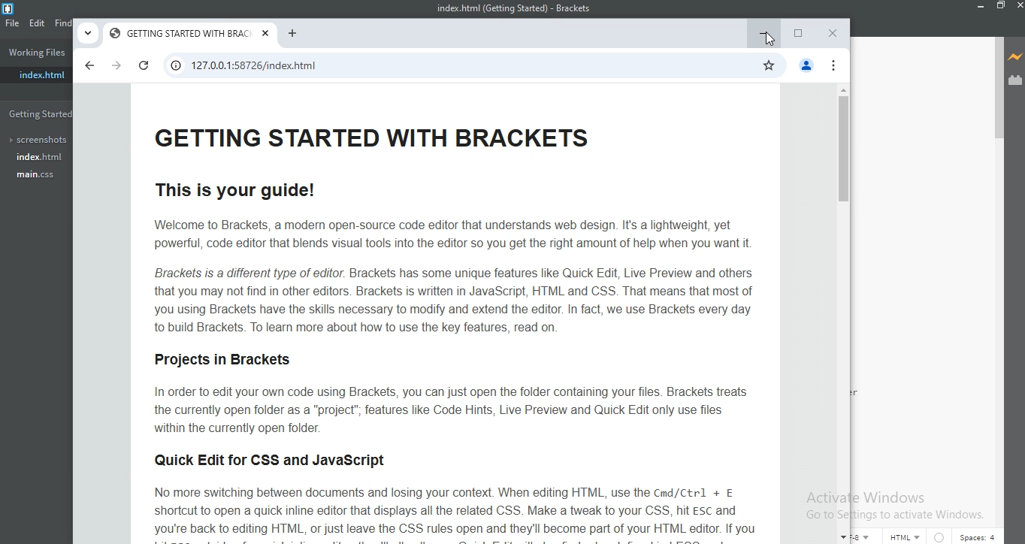 Image resolution: width=1025 pixels, height=544 pixels. Describe the element at coordinates (452, 319) in the screenshot. I see `This is your guide!

Welcome to Brackets, a modern open-source code editor that understands web design. It's a lightweight, yet
powerful, code editor that blends visual tools into the editor so you get the right amount of help when you want it
Brackets is a different type of editor. Brackets has some unique features like Quick Edit, Live Preview and others
that you may not find in other editors. Brackets is written in JavaScript, HTML and CSS. That means that most of
you using Brackets have the skills necessary to modify and extend the editor. In fact, we use Brackets every day
to build Brackets. To learn more about how to use the key features, read on.

Projects in Brackets

In order to edit your own code using Brackets, you can just open the folder containing your files. Brackets treats
the currently open folder as a "project"; features like Code Hints, Live Preview and Quick Edit only use files
within the currently open folder.

Quick Edit for CSS and JavaScript

No more switching between documents and losing your context. When editing HTML, use the Cmd/Ctrl + E
shortcut to open a quick inline editor that displays all the related CSS. Make a tweak to your CSS, hit Esc and
you're back to editing HTML, or just leave the CSS rules open and they'll become part of your HTML editor. If you` at that location.